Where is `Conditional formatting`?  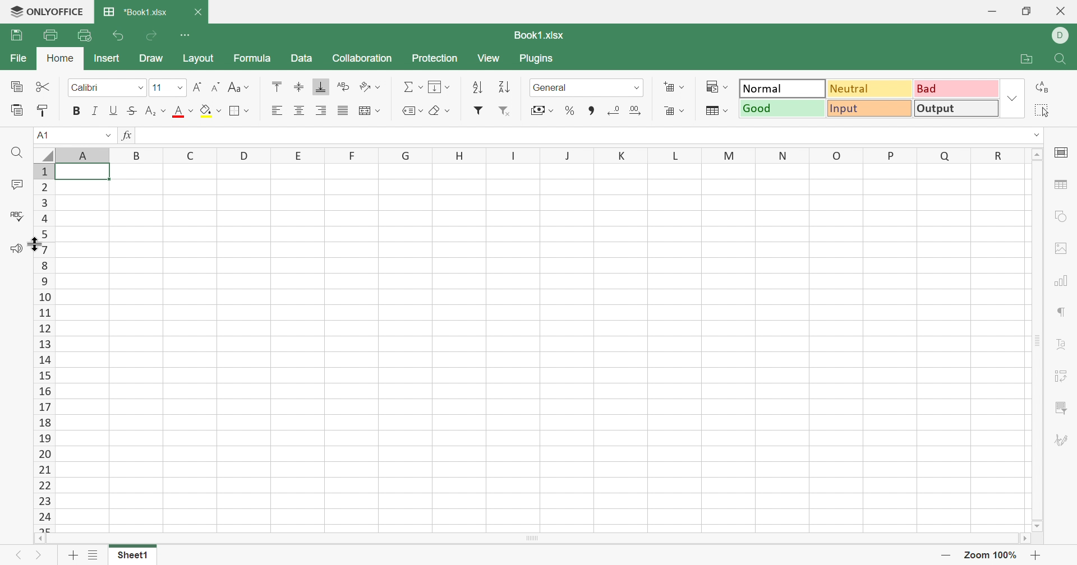 Conditional formatting is located at coordinates (714, 84).